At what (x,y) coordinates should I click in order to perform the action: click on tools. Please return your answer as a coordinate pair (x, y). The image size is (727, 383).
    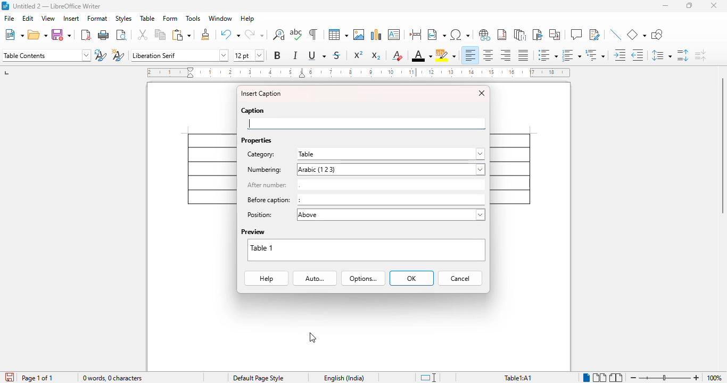
    Looking at the image, I should click on (193, 18).